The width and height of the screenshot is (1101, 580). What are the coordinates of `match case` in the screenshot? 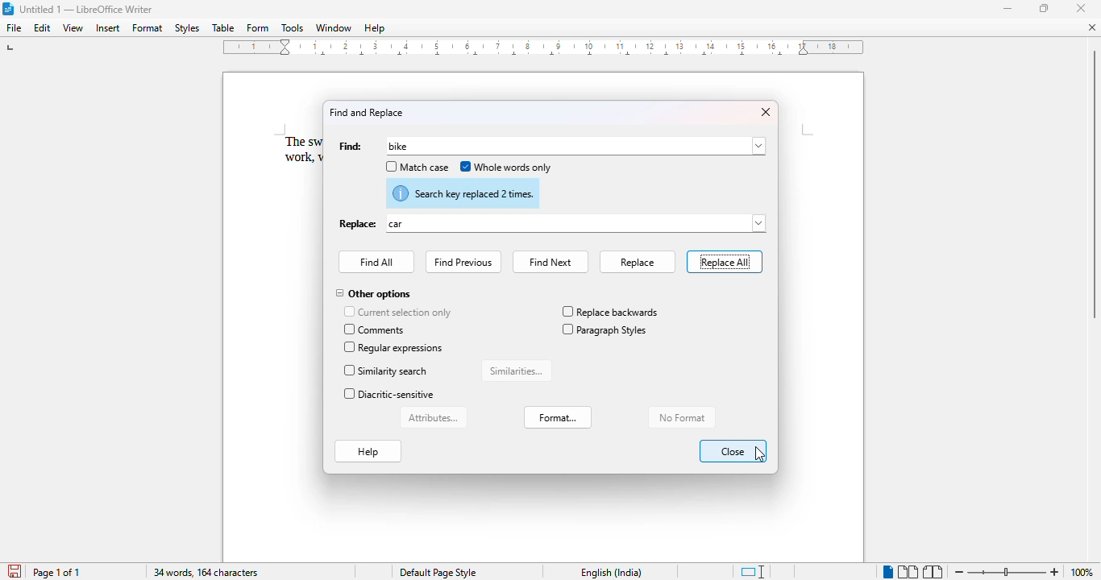 It's located at (417, 167).